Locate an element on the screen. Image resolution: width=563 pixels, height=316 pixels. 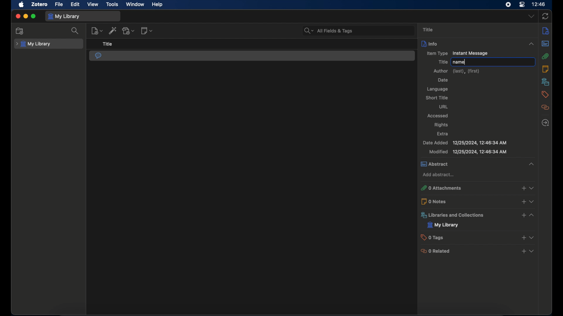
my library is located at coordinates (65, 17).